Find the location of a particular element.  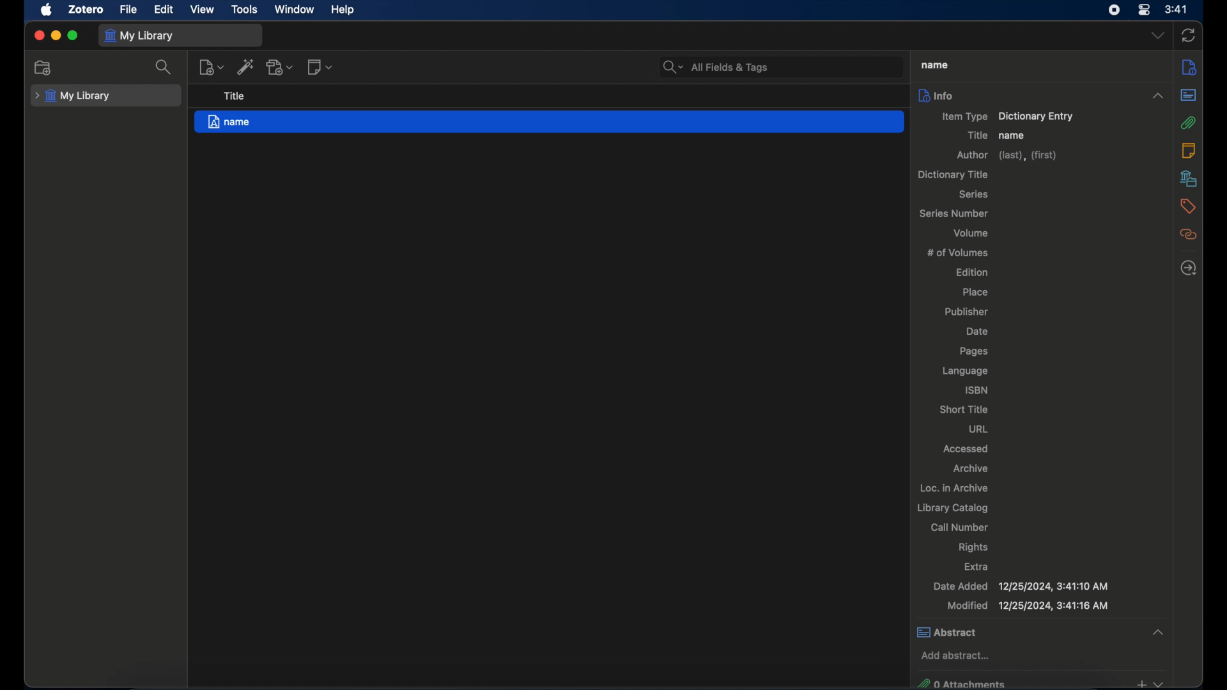

call number is located at coordinates (959, 527).